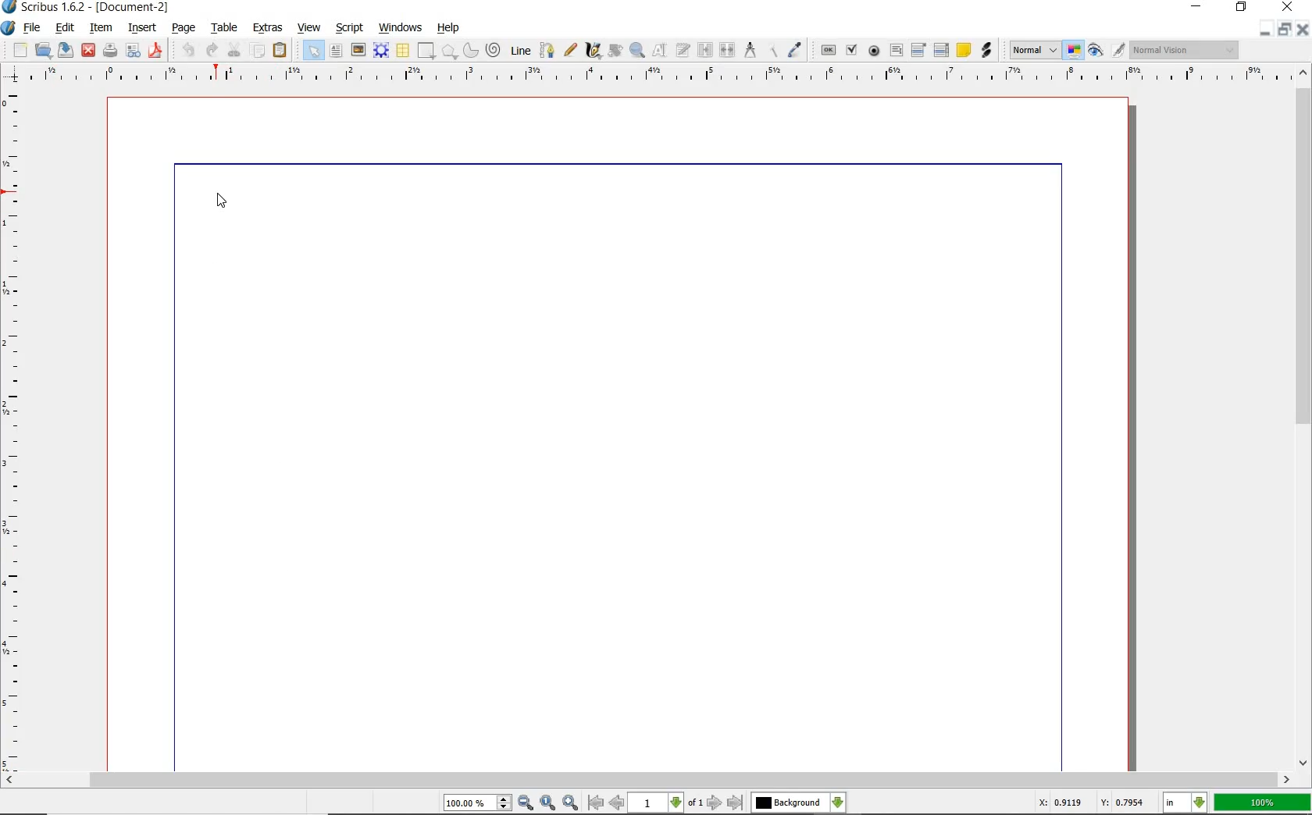  What do you see at coordinates (989, 51) in the screenshot?
I see `link annotation` at bounding box center [989, 51].